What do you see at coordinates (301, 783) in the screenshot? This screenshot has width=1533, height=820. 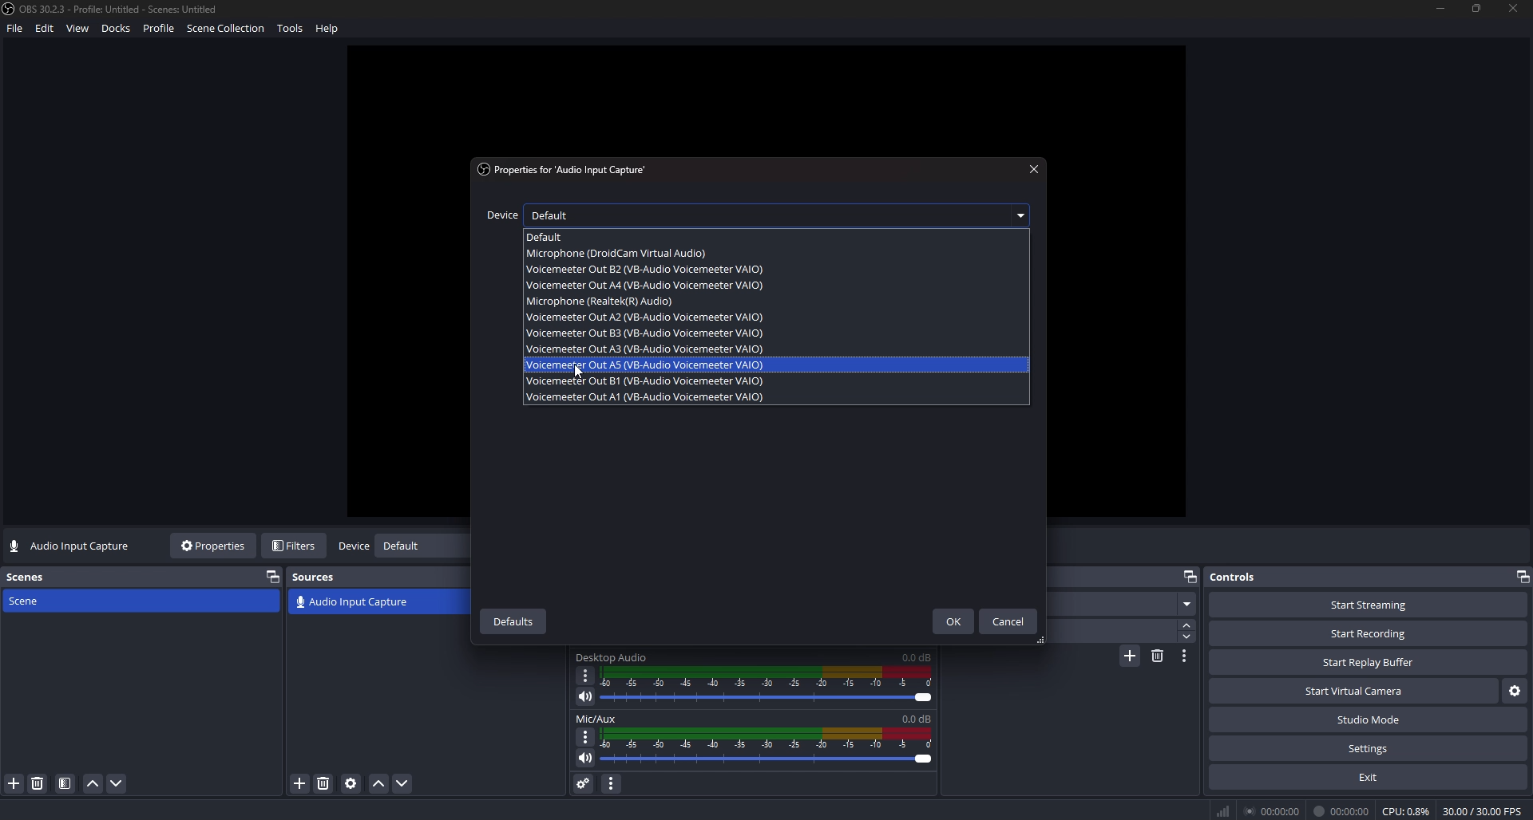 I see `add source` at bounding box center [301, 783].